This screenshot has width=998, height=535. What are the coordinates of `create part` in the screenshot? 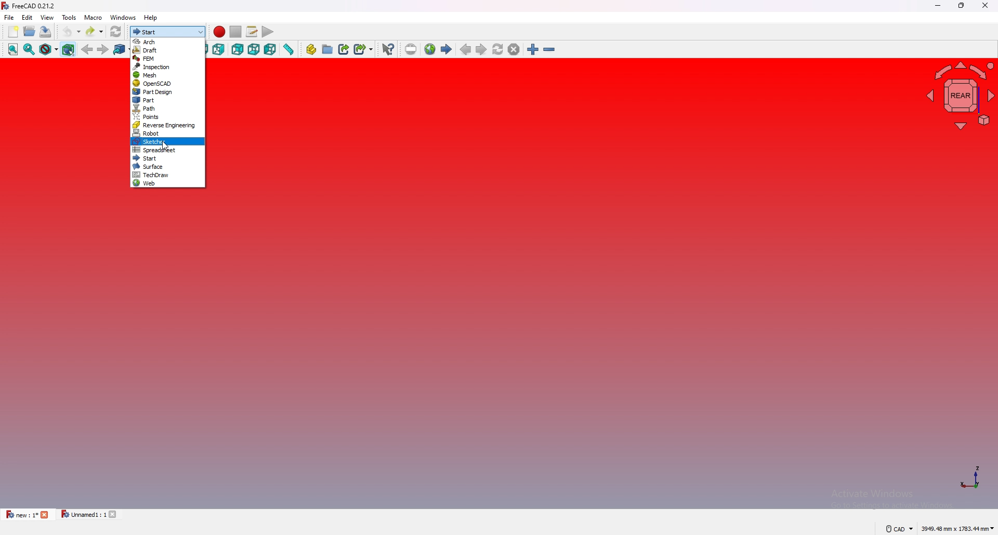 It's located at (311, 49).